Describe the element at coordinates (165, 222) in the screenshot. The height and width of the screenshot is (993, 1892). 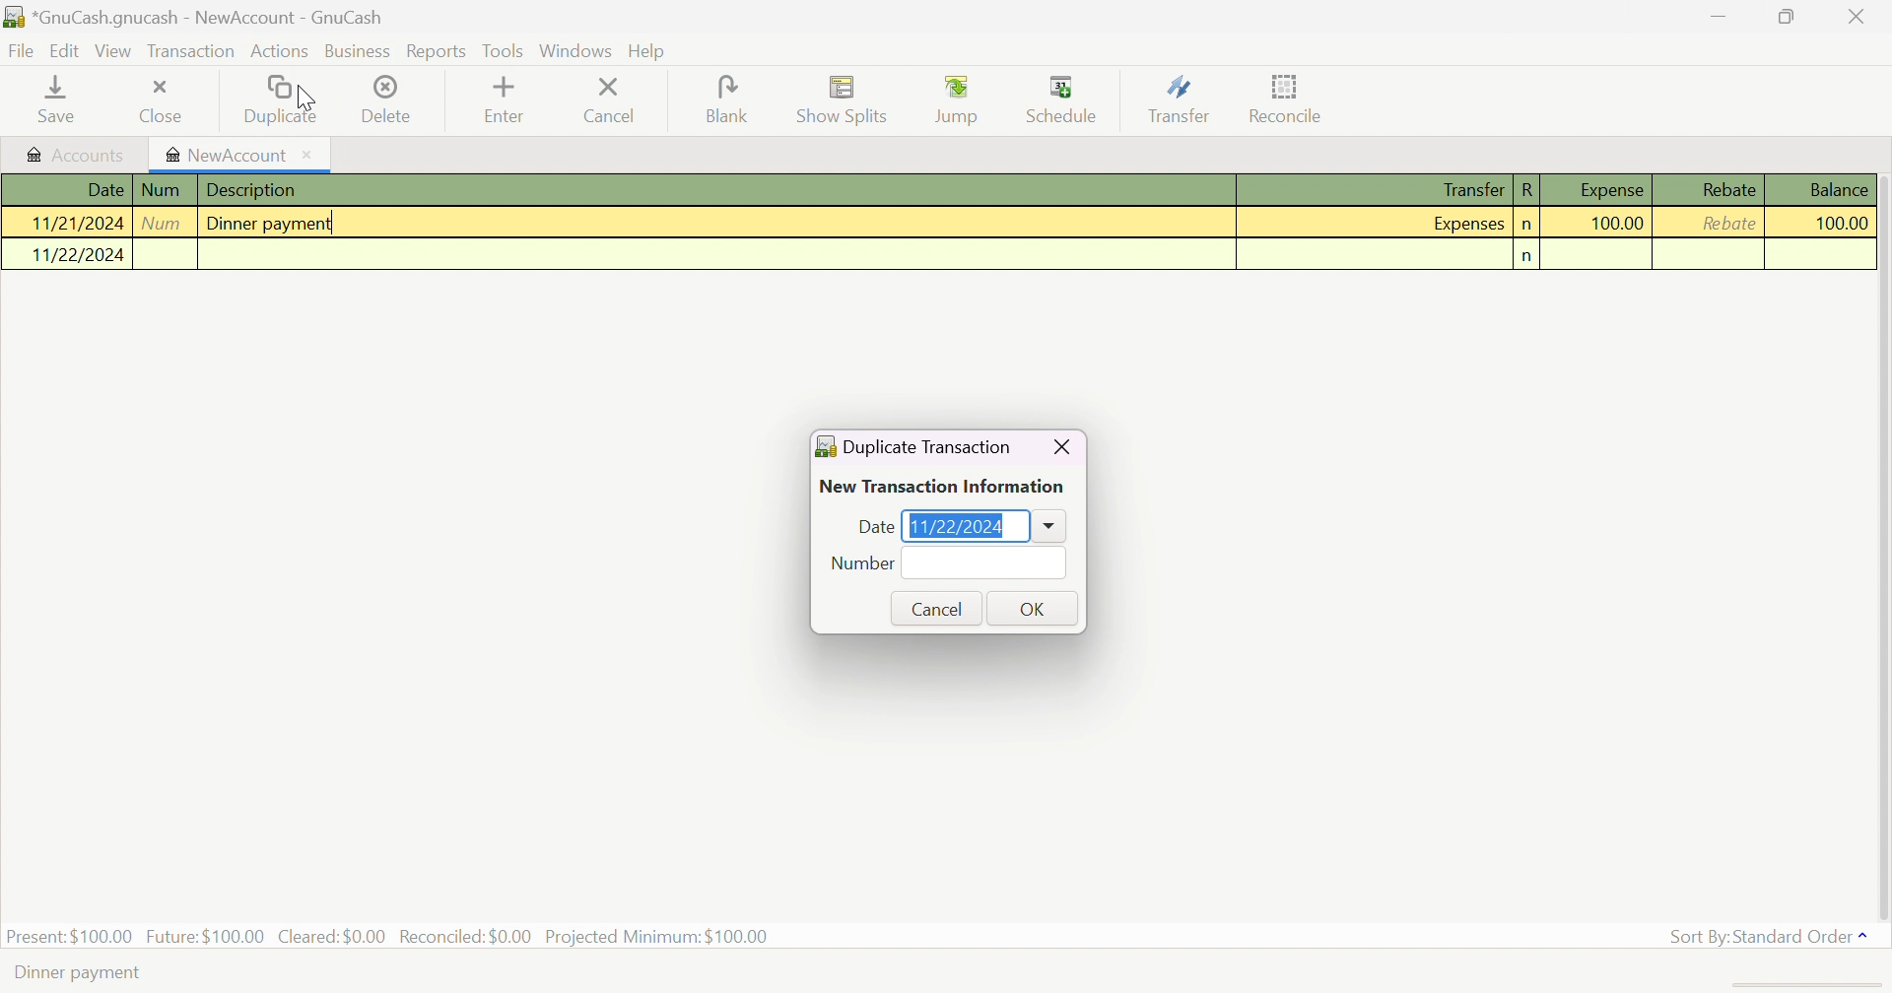
I see `Num` at that location.